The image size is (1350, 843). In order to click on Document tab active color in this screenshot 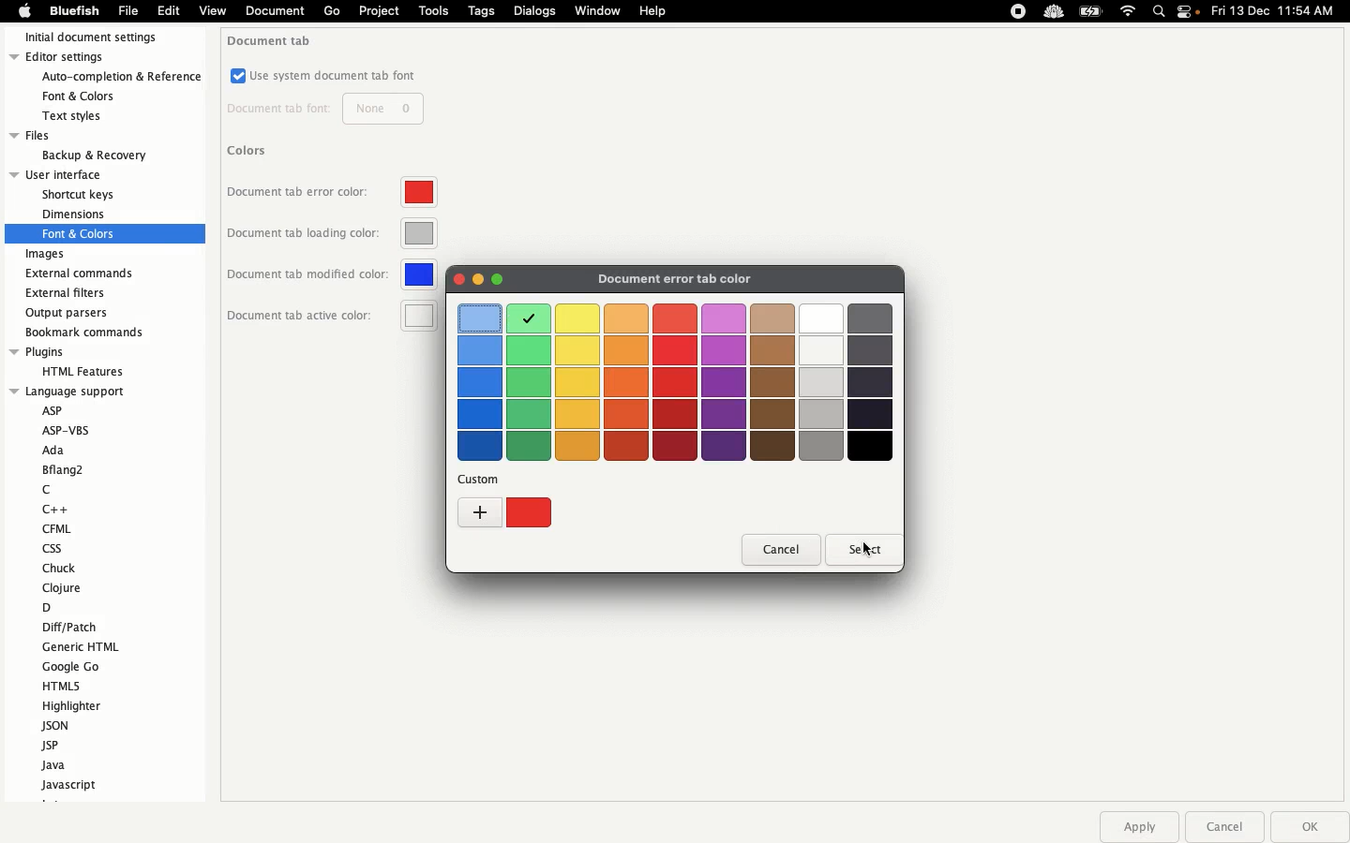, I will do `click(333, 316)`.